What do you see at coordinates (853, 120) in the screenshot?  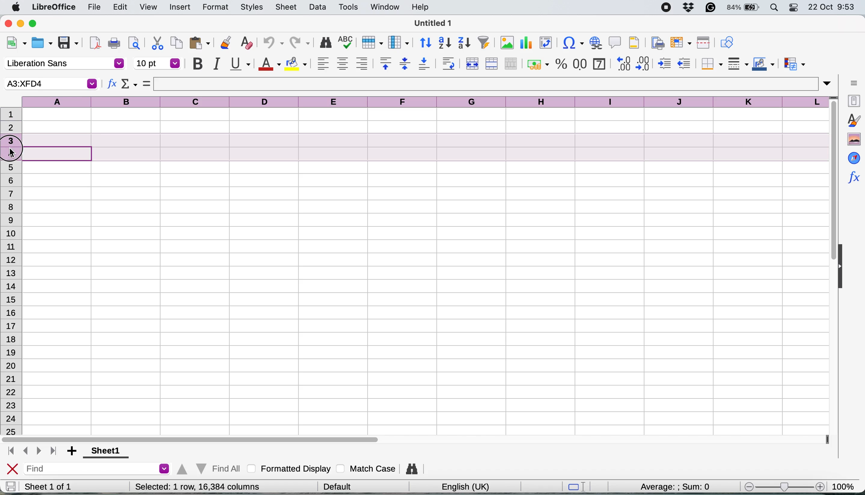 I see `styles` at bounding box center [853, 120].